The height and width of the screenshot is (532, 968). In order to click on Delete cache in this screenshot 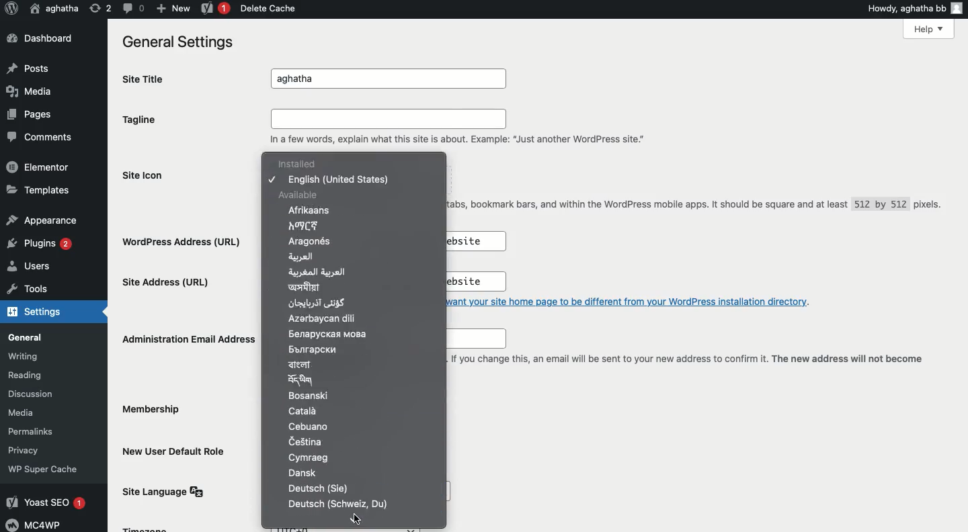, I will do `click(266, 8)`.